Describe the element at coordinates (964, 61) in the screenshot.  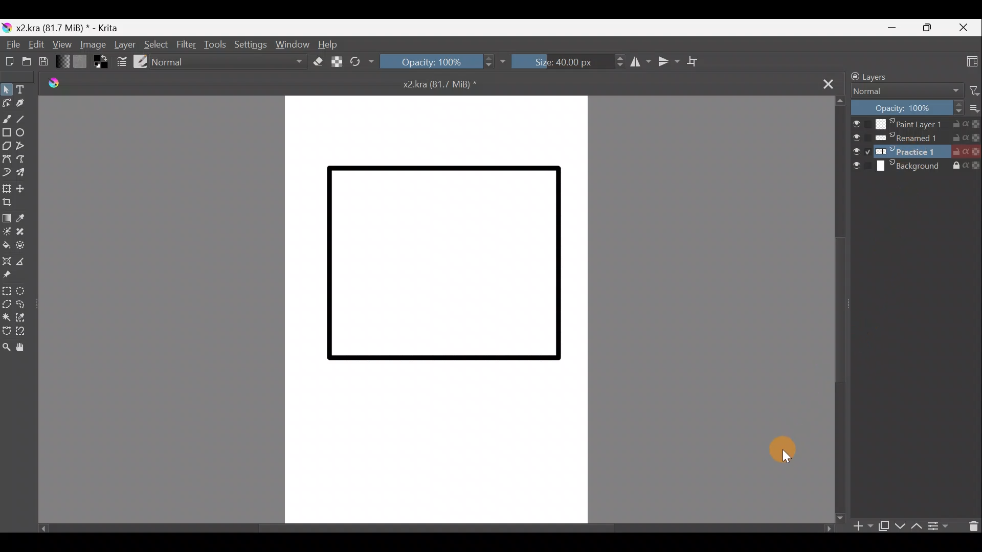
I see `Choose workspace` at that location.